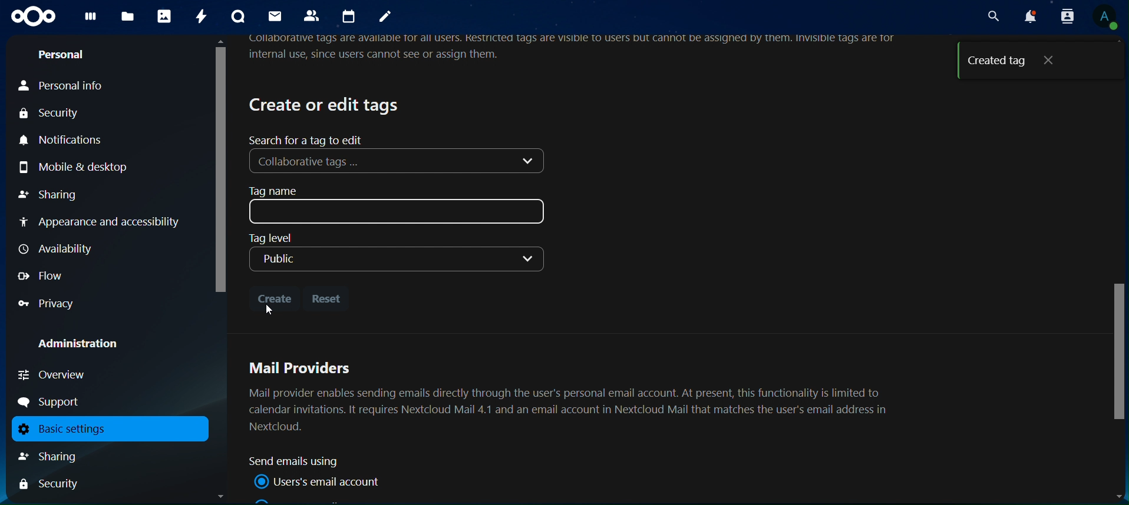  What do you see at coordinates (1062, 16) in the screenshot?
I see `search contacts` at bounding box center [1062, 16].